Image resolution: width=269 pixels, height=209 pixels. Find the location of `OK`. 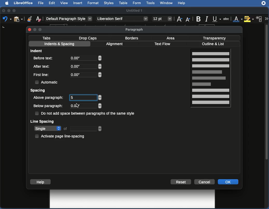

OK is located at coordinates (229, 182).